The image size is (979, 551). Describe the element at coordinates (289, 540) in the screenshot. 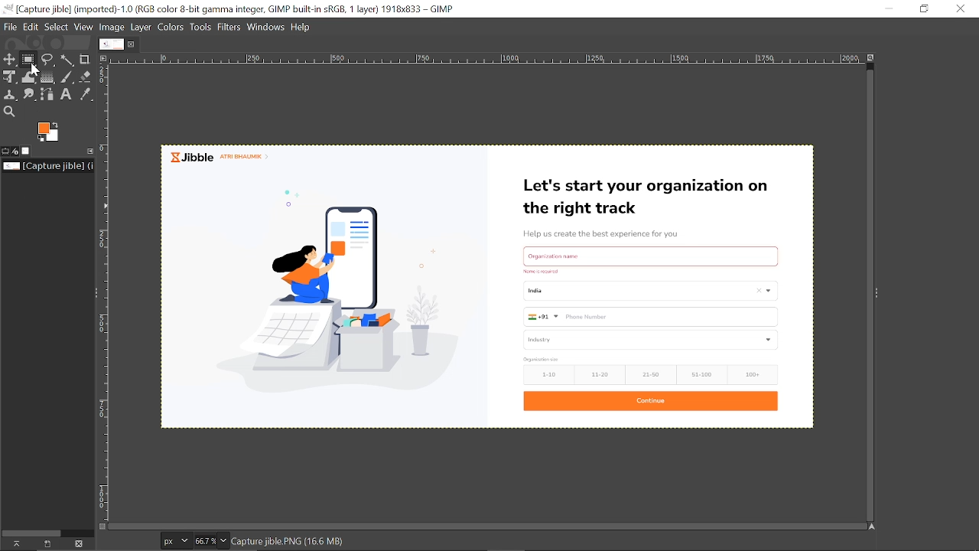

I see `Capture jible. PNG (16.6 MB)` at that location.